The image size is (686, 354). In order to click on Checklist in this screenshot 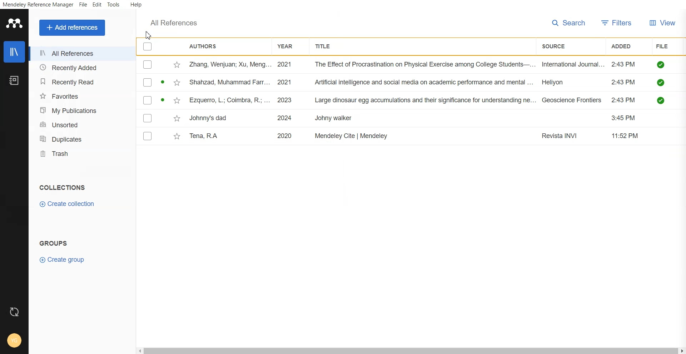, I will do `click(148, 47)`.